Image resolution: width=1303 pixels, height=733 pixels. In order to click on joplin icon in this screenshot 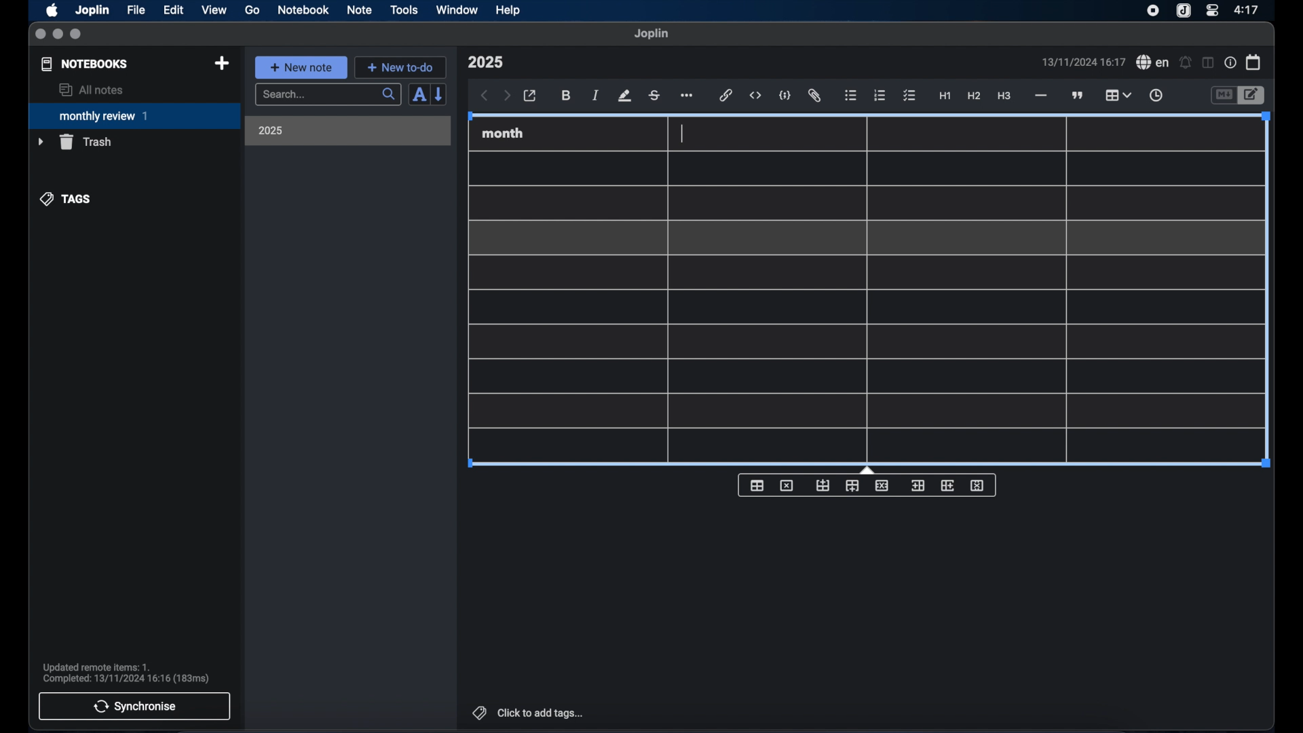, I will do `click(1182, 12)`.